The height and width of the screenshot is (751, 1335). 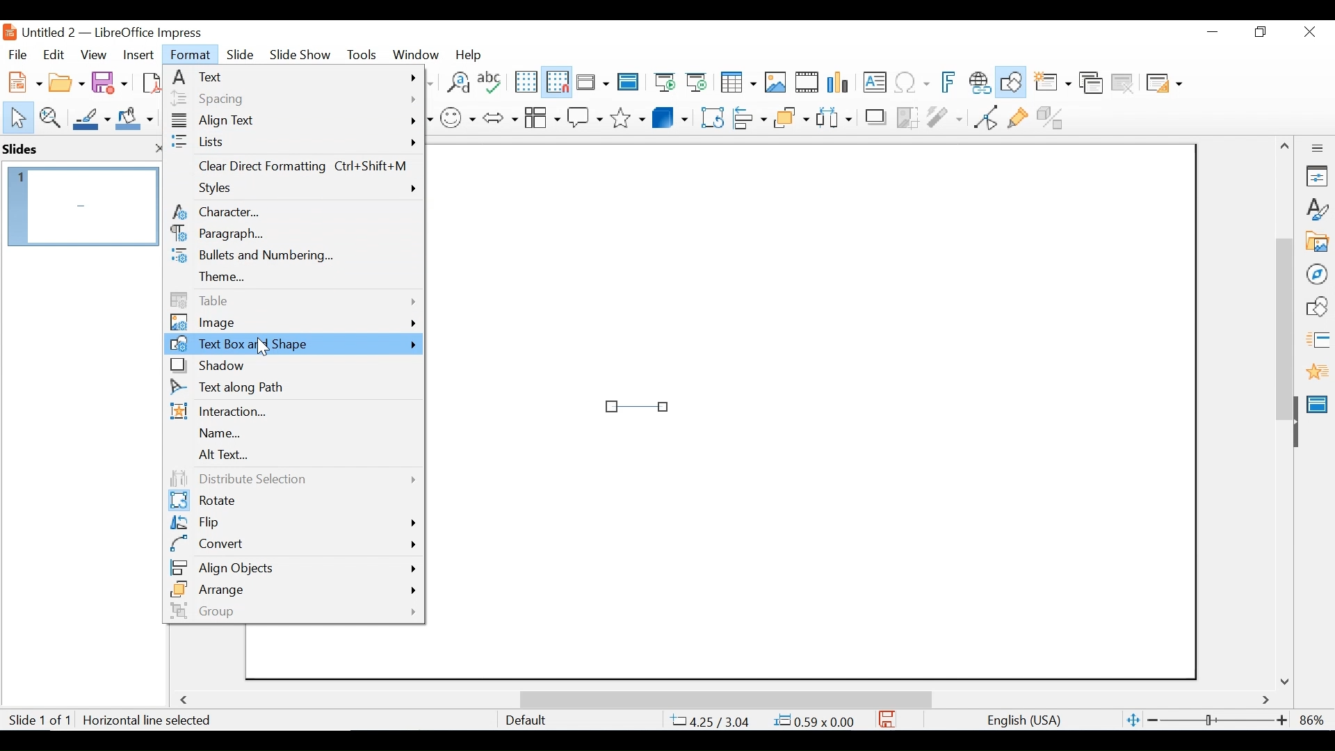 I want to click on Scroll up, so click(x=1286, y=146).